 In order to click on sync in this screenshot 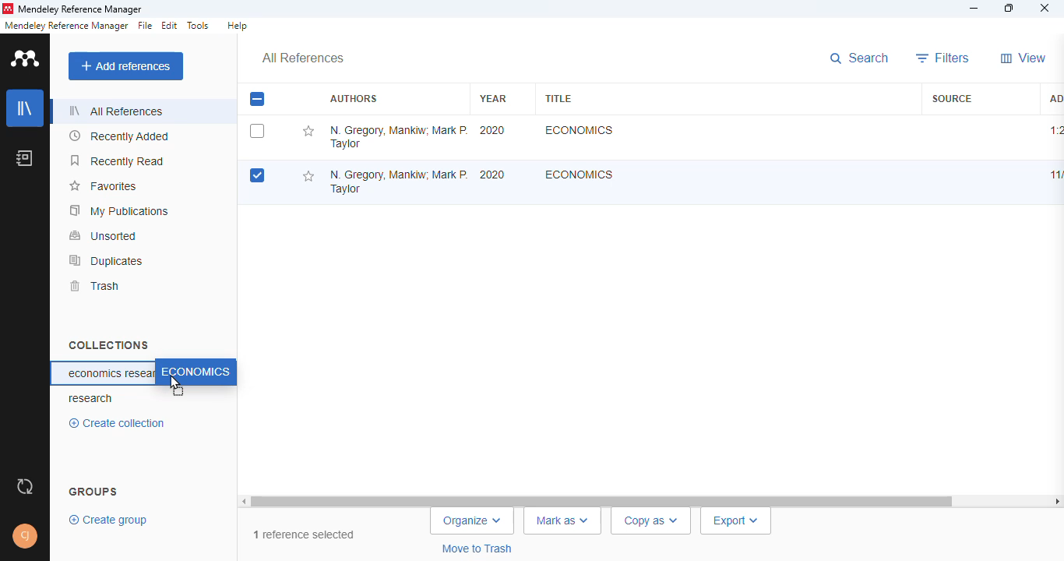, I will do `click(25, 487)`.